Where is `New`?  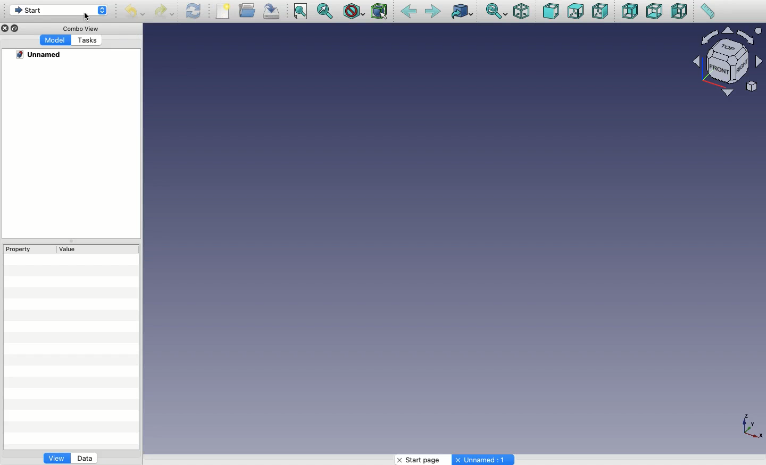
New is located at coordinates (224, 11).